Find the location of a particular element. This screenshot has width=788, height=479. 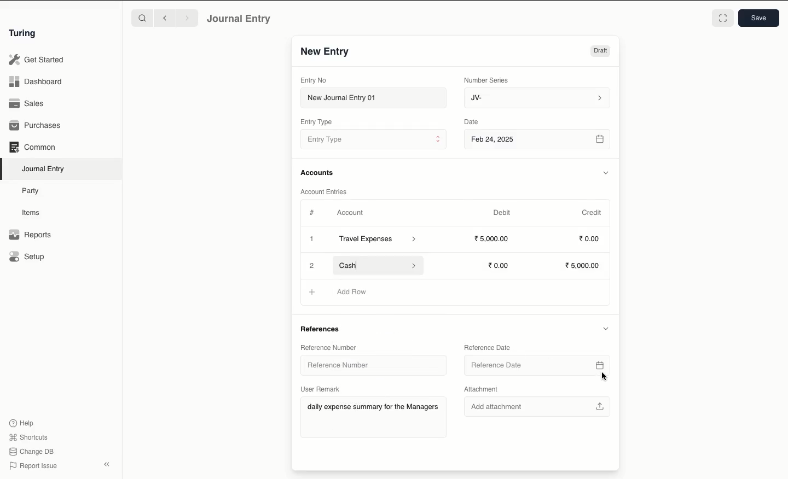

New Journal Entry 01 is located at coordinates (373, 97).